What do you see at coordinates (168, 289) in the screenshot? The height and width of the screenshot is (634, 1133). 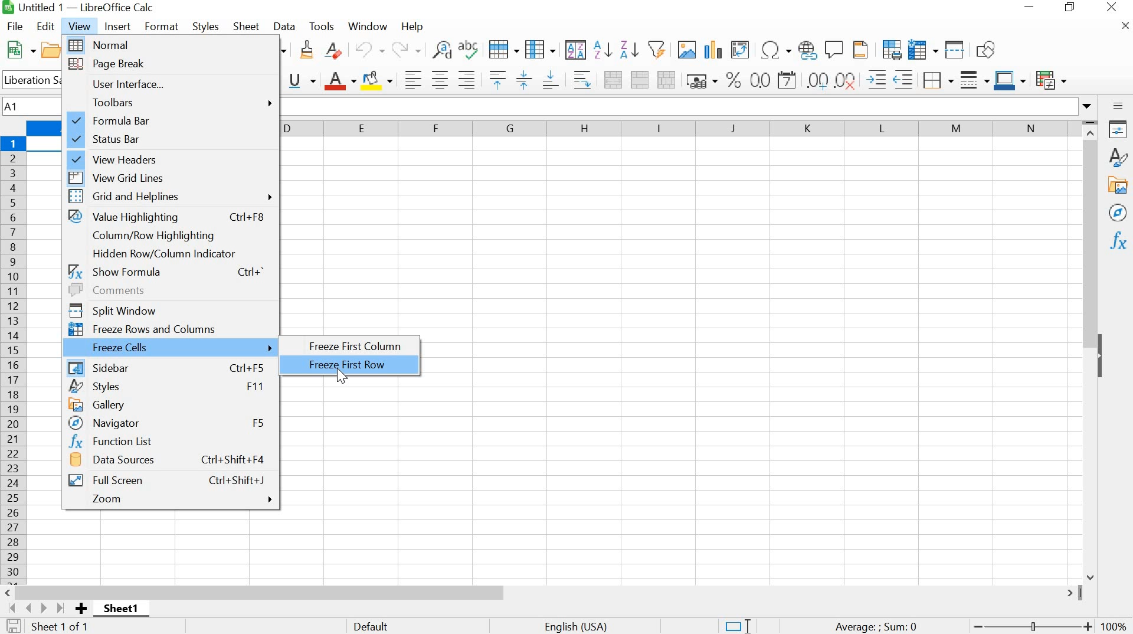 I see `COMMENTS` at bounding box center [168, 289].